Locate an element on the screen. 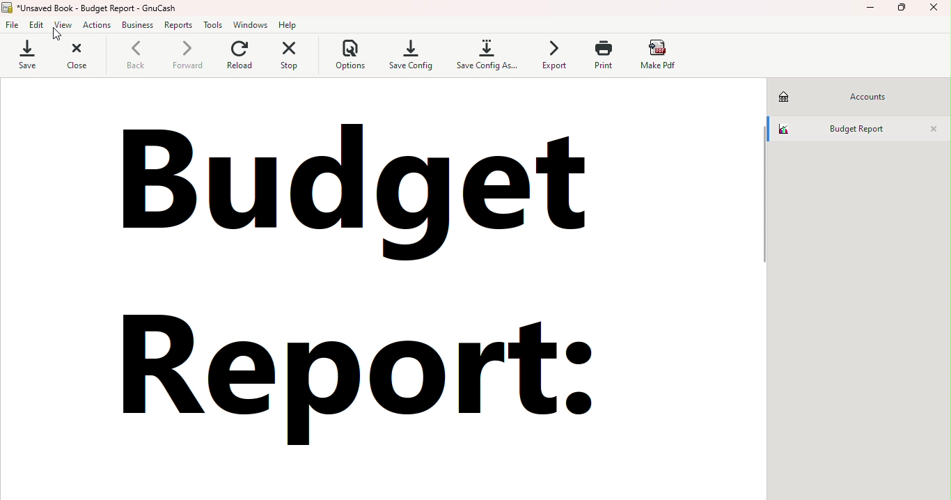 The height and width of the screenshot is (500, 951). Business is located at coordinates (139, 26).